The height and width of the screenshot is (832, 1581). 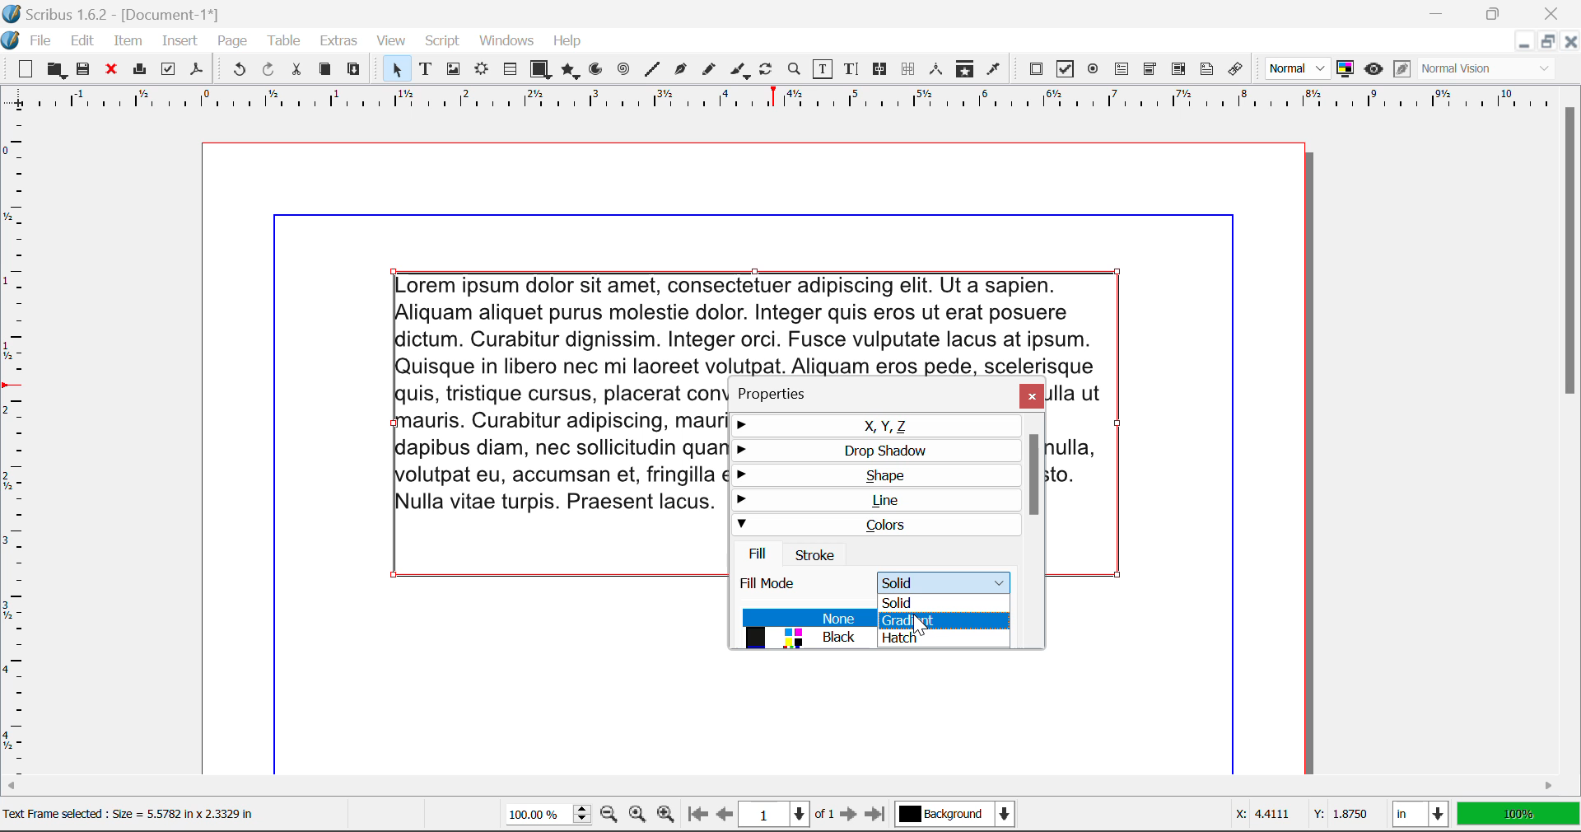 I want to click on Background, so click(x=959, y=816).